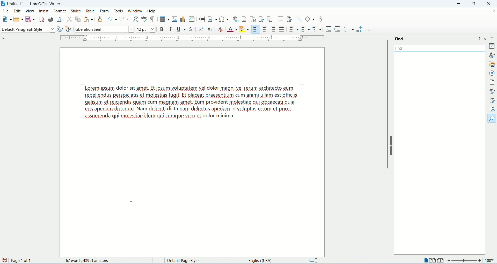  Describe the element at coordinates (220, 29) in the screenshot. I see `clear formatting` at that location.